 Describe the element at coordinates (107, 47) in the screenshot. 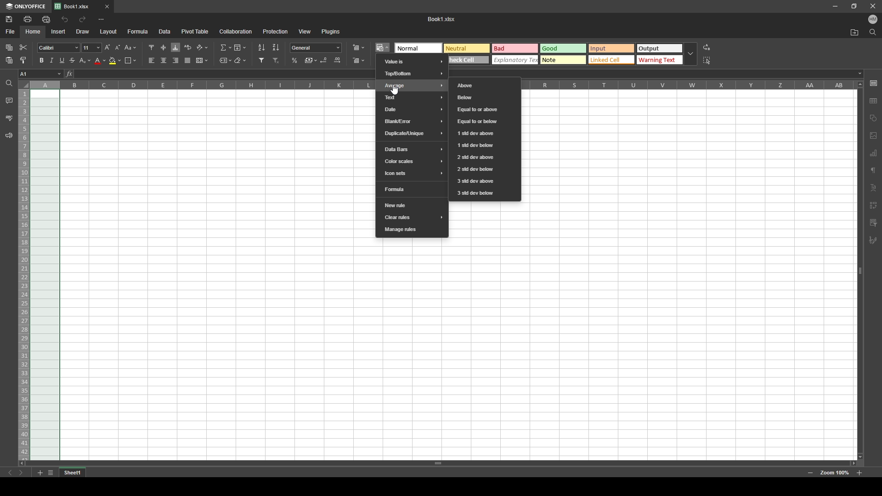

I see `increment font size` at that location.